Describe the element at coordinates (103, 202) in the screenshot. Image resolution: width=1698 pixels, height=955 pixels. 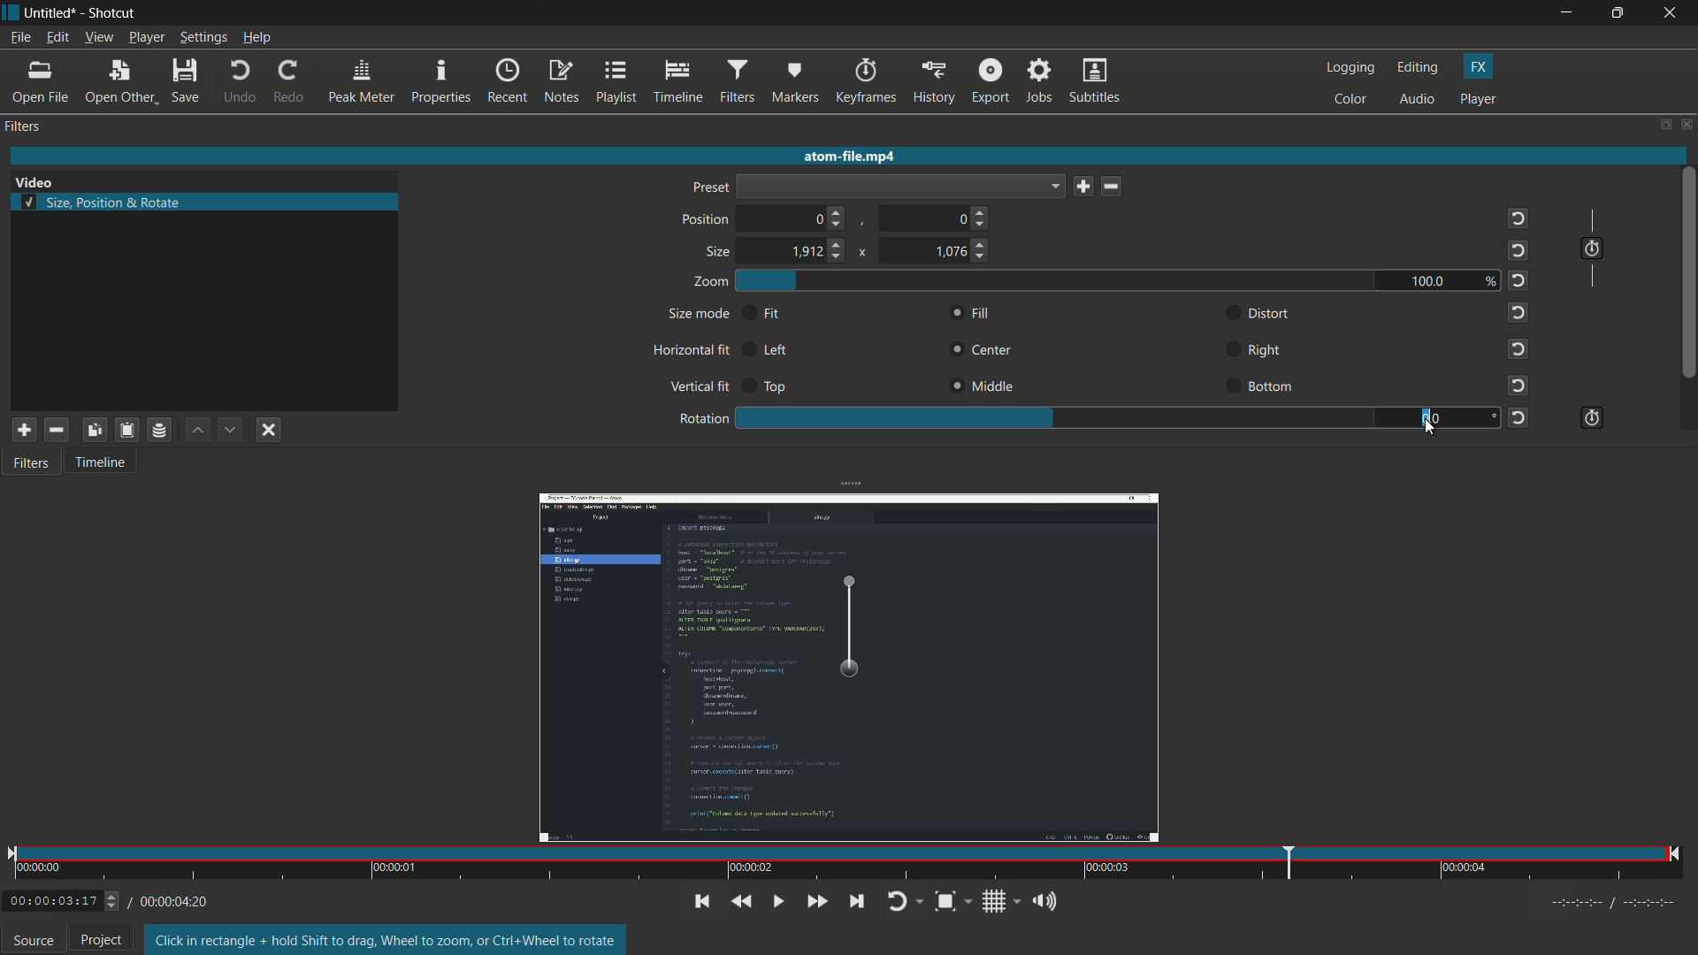
I see `size, position and rotate` at that location.